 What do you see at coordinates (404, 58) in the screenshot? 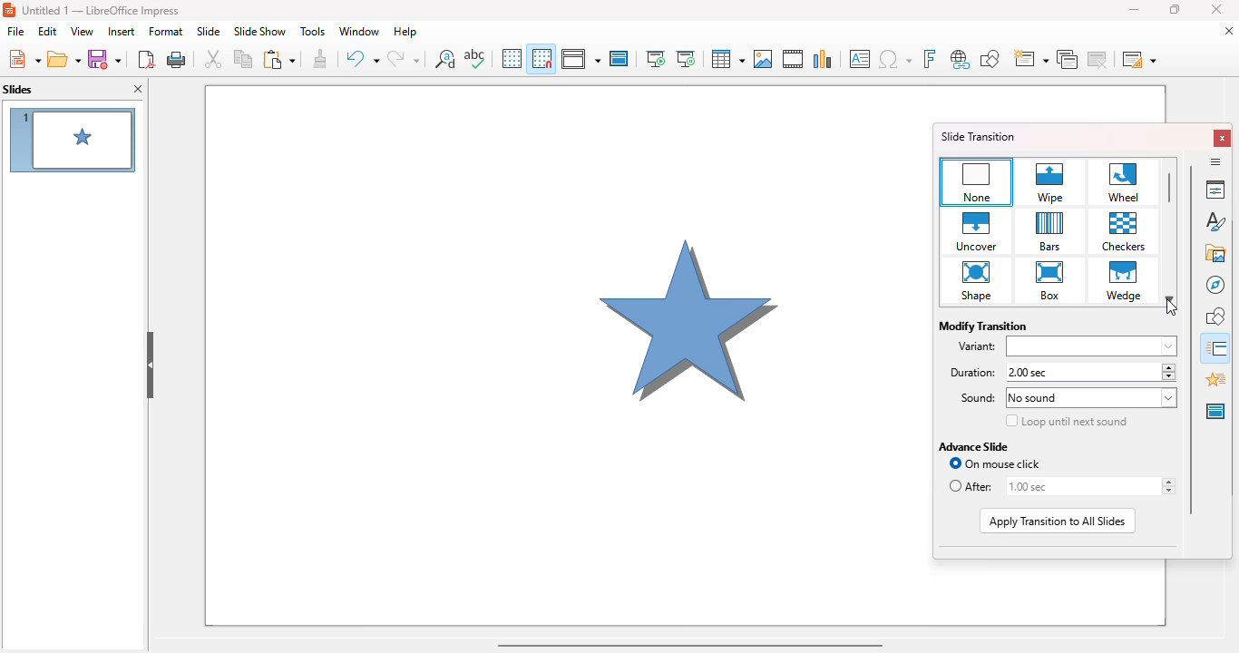
I see `redo` at bounding box center [404, 58].